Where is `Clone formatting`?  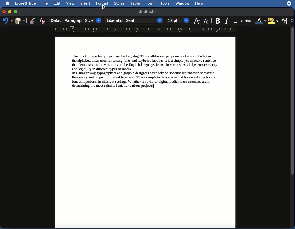 Clone formatting is located at coordinates (33, 20).